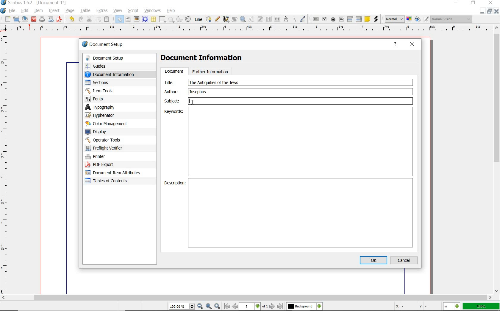  Describe the element at coordinates (189, 19) in the screenshot. I see `spiral` at that location.